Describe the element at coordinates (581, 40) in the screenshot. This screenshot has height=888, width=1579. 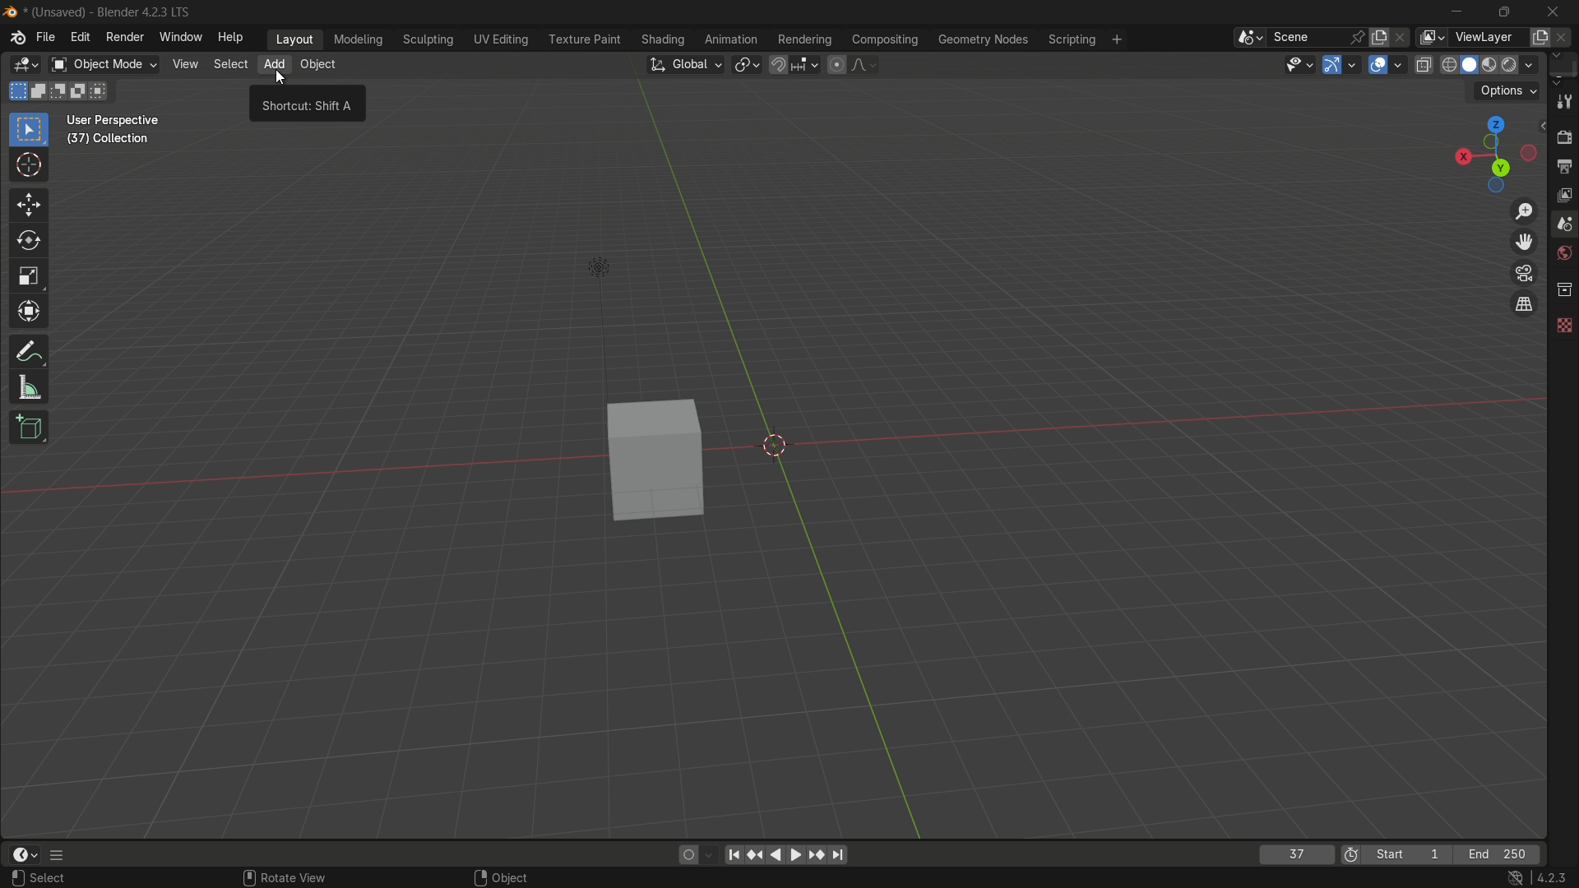
I see `texture menu` at that location.